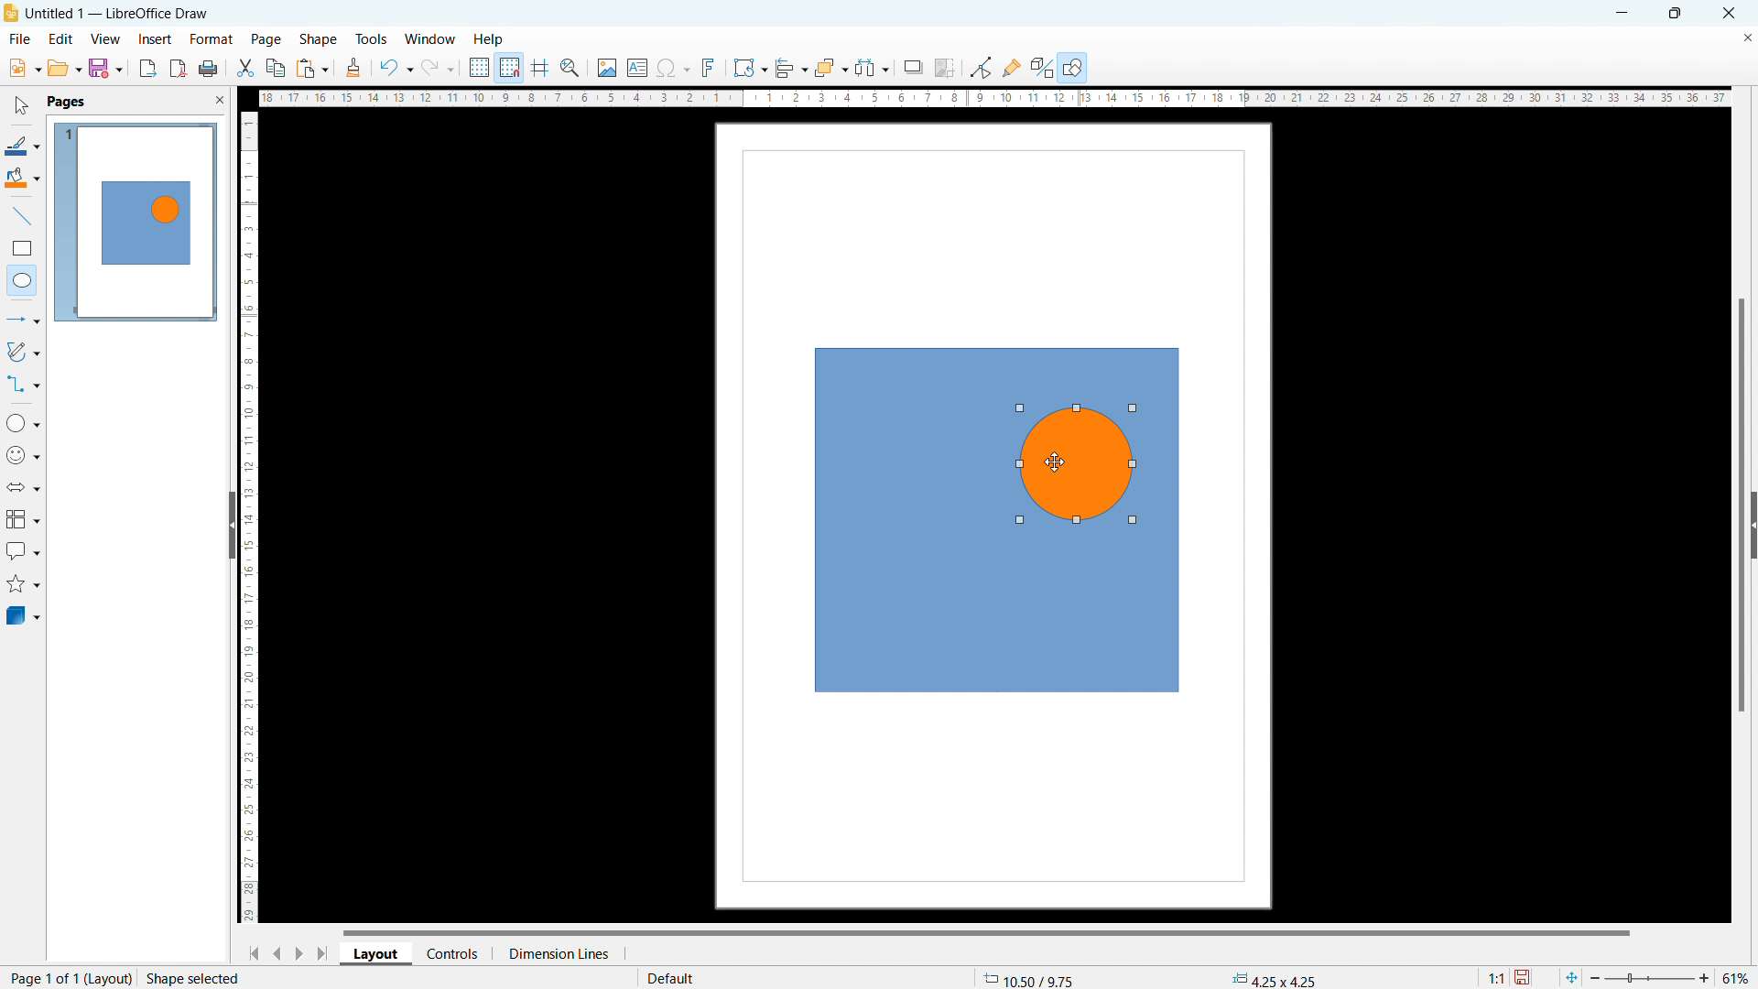 The height and width of the screenshot is (989, 1758). What do you see at coordinates (1648, 978) in the screenshot?
I see `slider` at bounding box center [1648, 978].